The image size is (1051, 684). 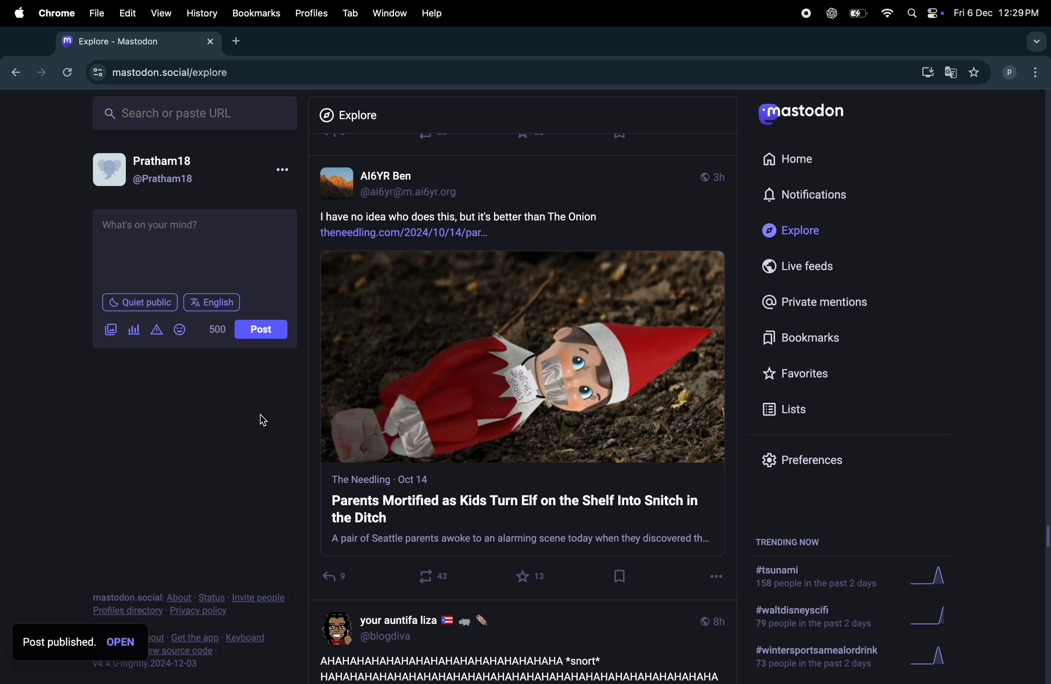 I want to click on post box, so click(x=522, y=513).